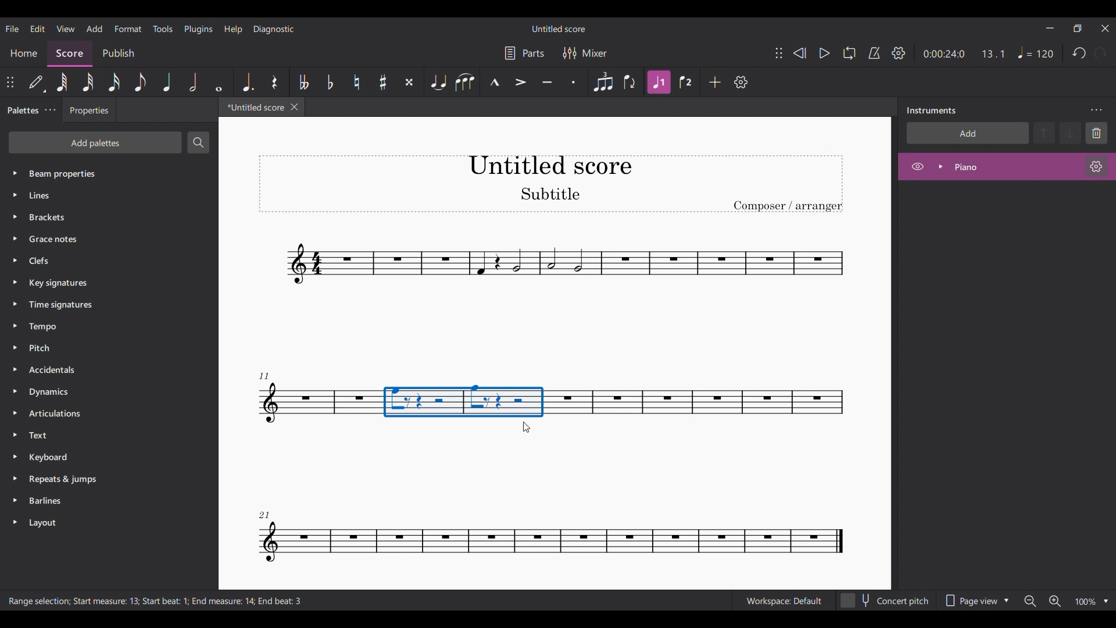  What do you see at coordinates (997, 166) in the screenshot?
I see `Piano` at bounding box center [997, 166].